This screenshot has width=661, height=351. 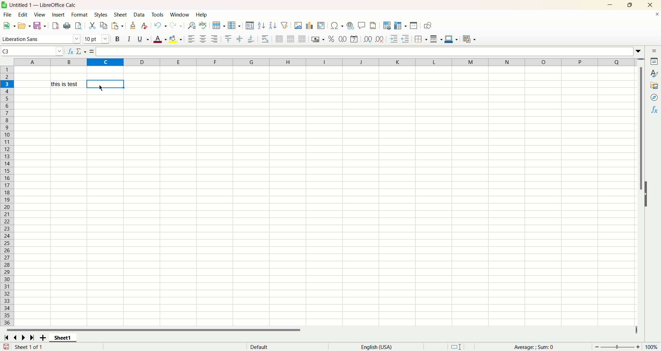 What do you see at coordinates (143, 39) in the screenshot?
I see `underline` at bounding box center [143, 39].